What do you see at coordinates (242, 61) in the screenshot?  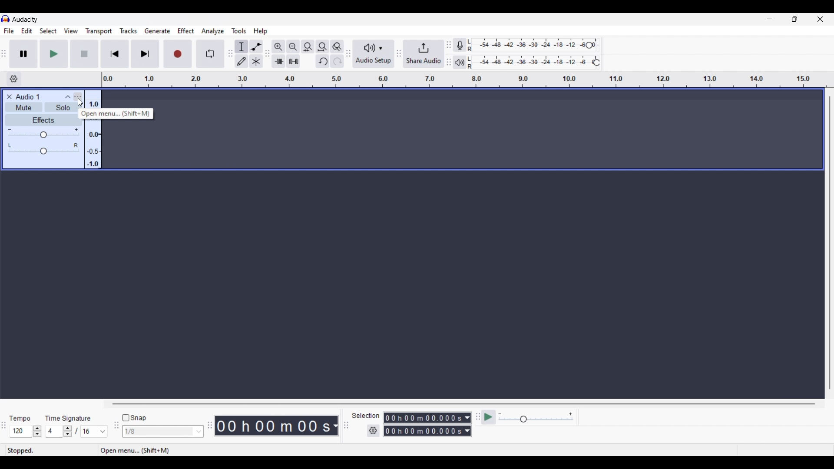 I see `Draw tool` at bounding box center [242, 61].